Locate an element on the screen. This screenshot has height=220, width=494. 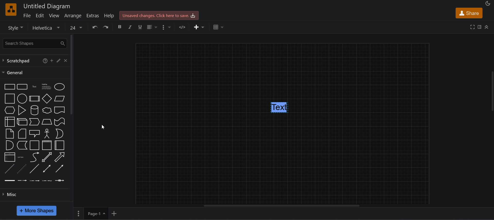
scratchpad is located at coordinates (17, 61).